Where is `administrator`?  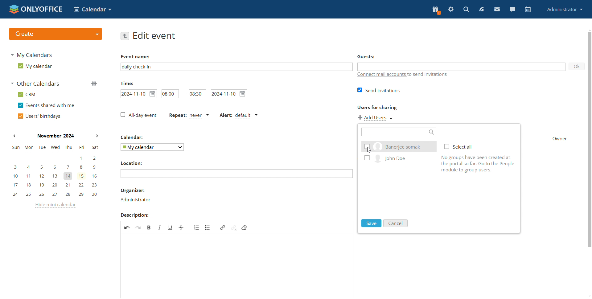
administrator is located at coordinates (135, 199).